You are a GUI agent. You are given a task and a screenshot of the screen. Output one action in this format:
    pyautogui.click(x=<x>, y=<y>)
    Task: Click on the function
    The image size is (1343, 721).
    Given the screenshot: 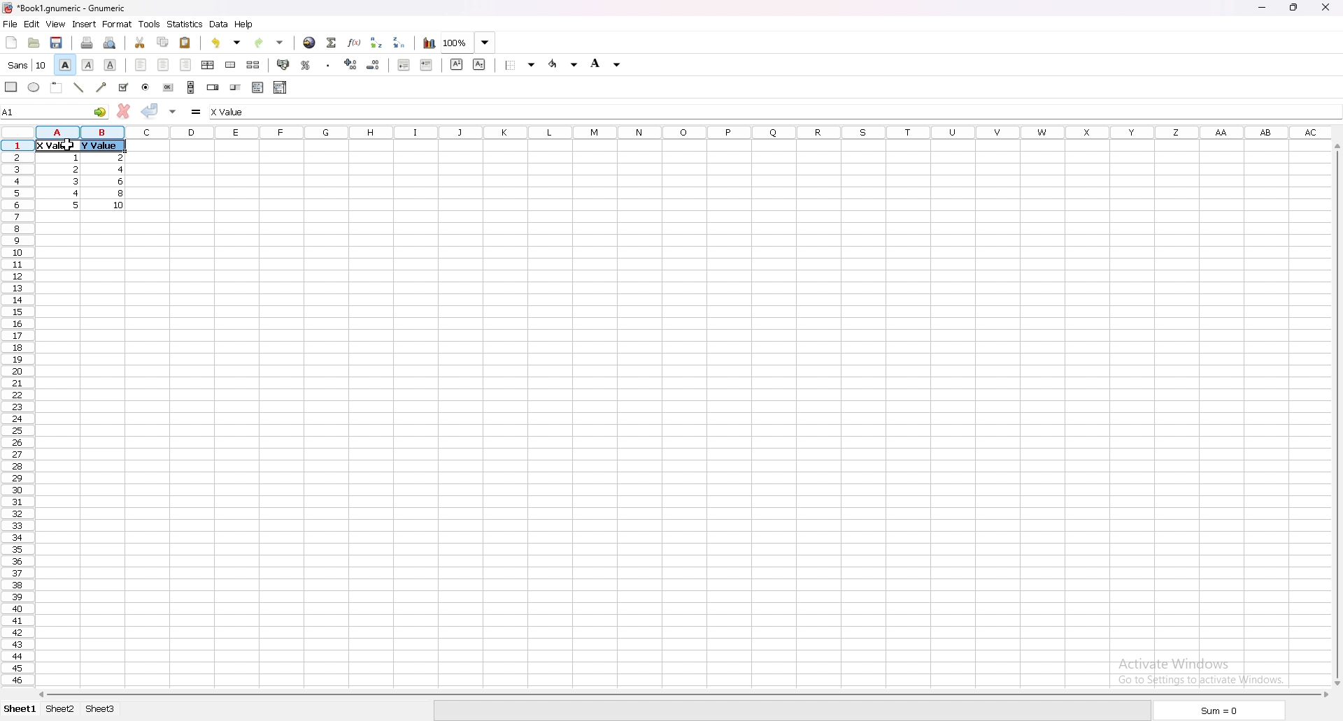 What is the action you would take?
    pyautogui.click(x=356, y=42)
    